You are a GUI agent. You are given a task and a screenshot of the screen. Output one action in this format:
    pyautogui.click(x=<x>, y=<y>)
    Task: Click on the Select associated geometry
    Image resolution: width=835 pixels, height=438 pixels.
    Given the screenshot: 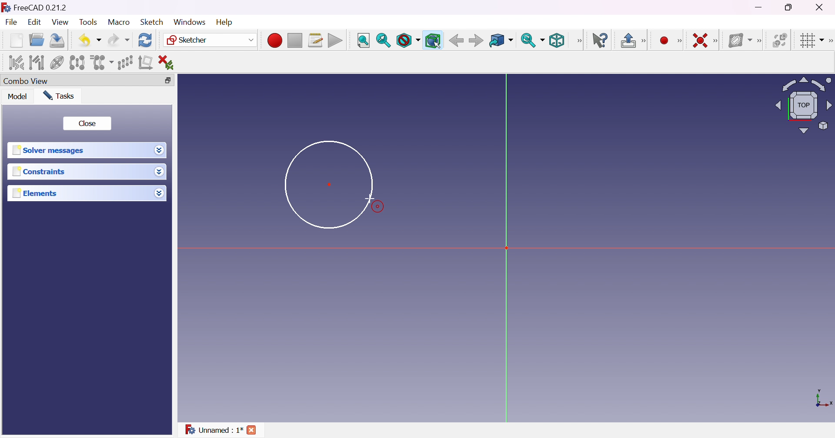 What is the action you would take?
    pyautogui.click(x=37, y=63)
    